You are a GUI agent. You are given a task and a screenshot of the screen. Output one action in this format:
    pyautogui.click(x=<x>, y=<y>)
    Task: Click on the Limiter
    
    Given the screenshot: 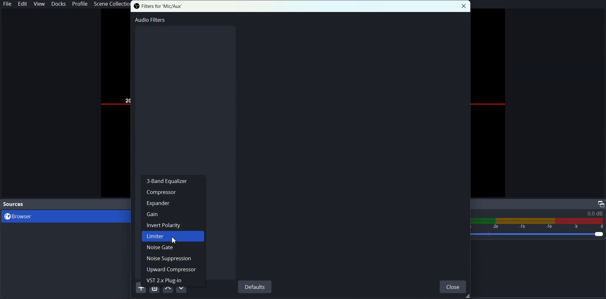 What is the action you would take?
    pyautogui.click(x=173, y=236)
    